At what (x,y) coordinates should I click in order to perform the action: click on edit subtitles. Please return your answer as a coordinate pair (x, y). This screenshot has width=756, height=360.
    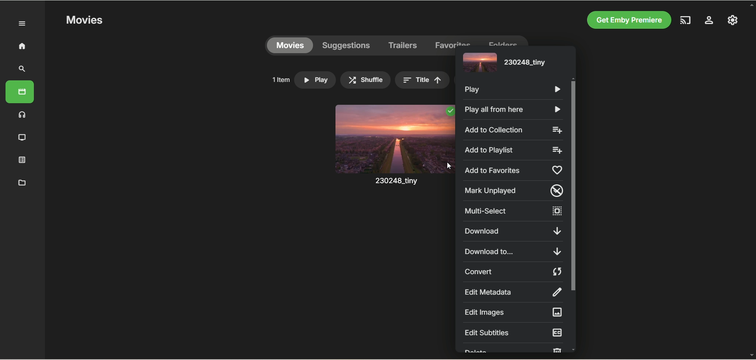
    Looking at the image, I should click on (513, 332).